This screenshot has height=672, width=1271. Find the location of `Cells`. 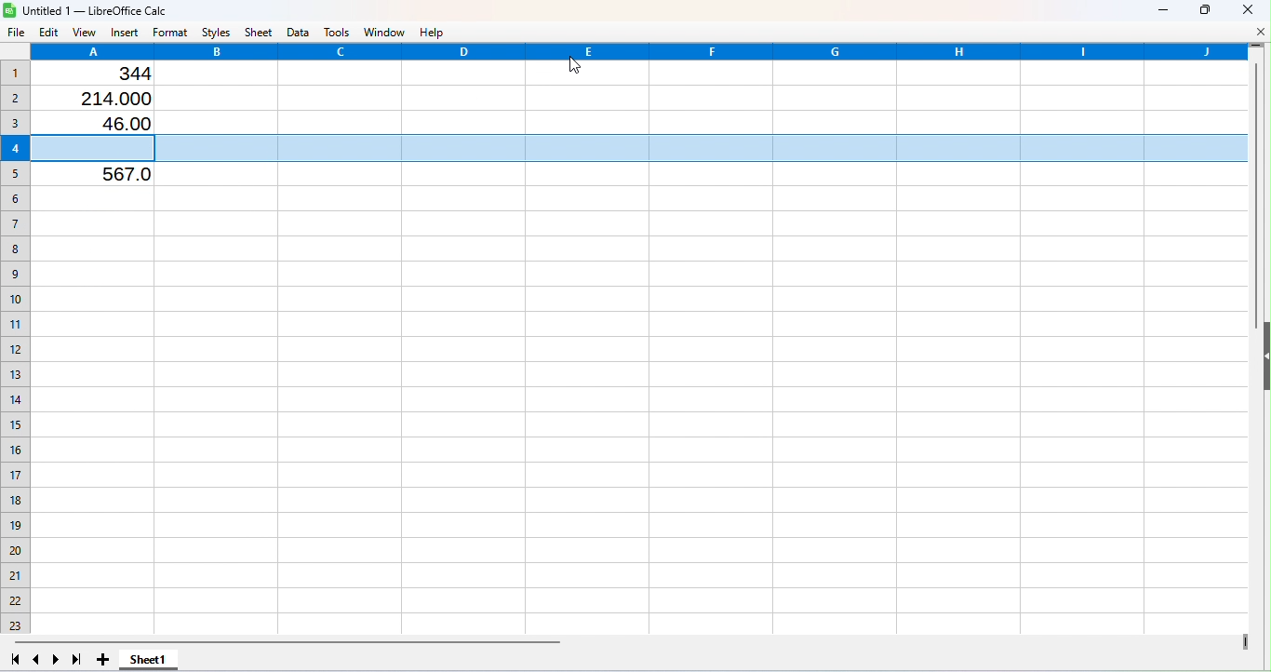

Cells is located at coordinates (637, 407).